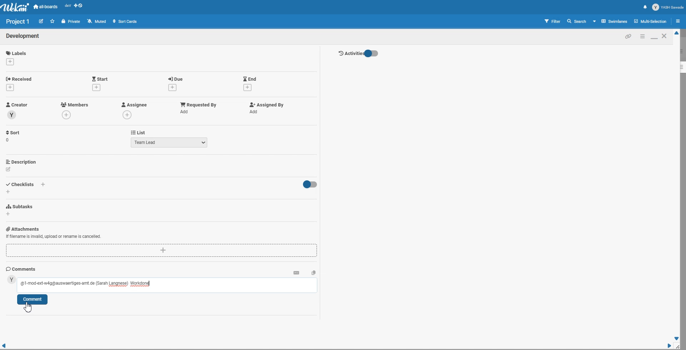 This screenshot has width=686, height=350. What do you see at coordinates (12, 115) in the screenshot?
I see `avatar` at bounding box center [12, 115].